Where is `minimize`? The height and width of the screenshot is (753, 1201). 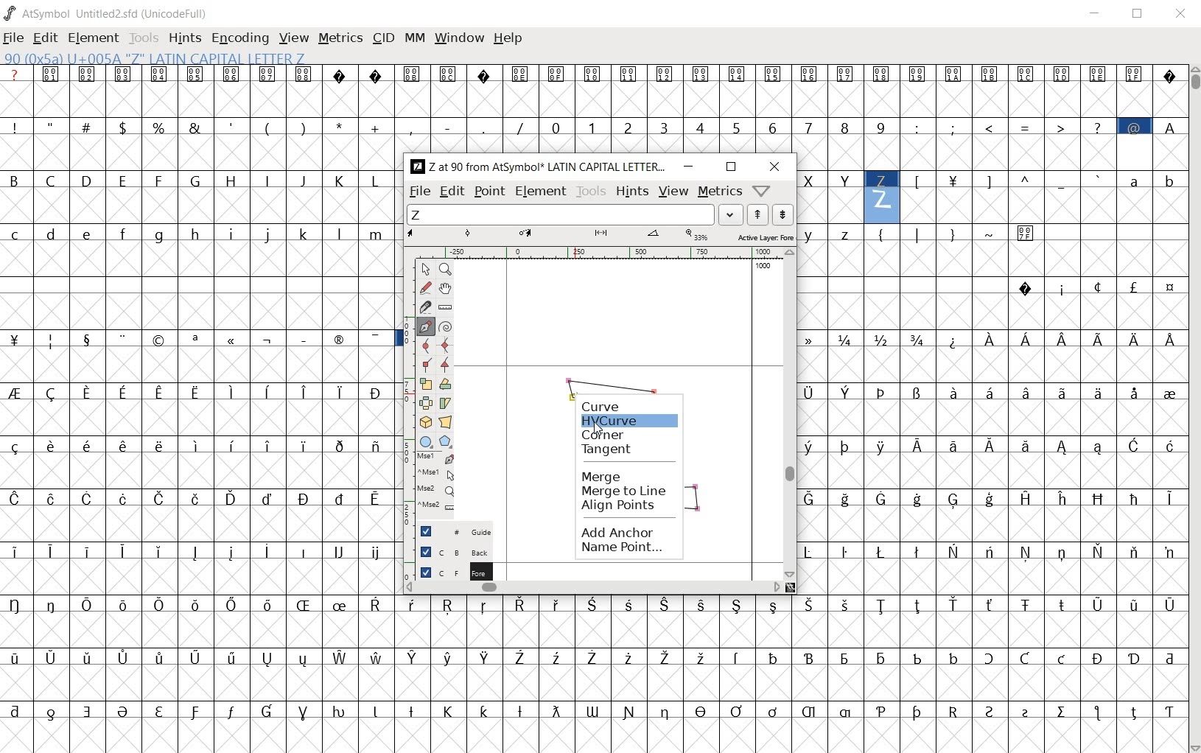
minimize is located at coordinates (690, 167).